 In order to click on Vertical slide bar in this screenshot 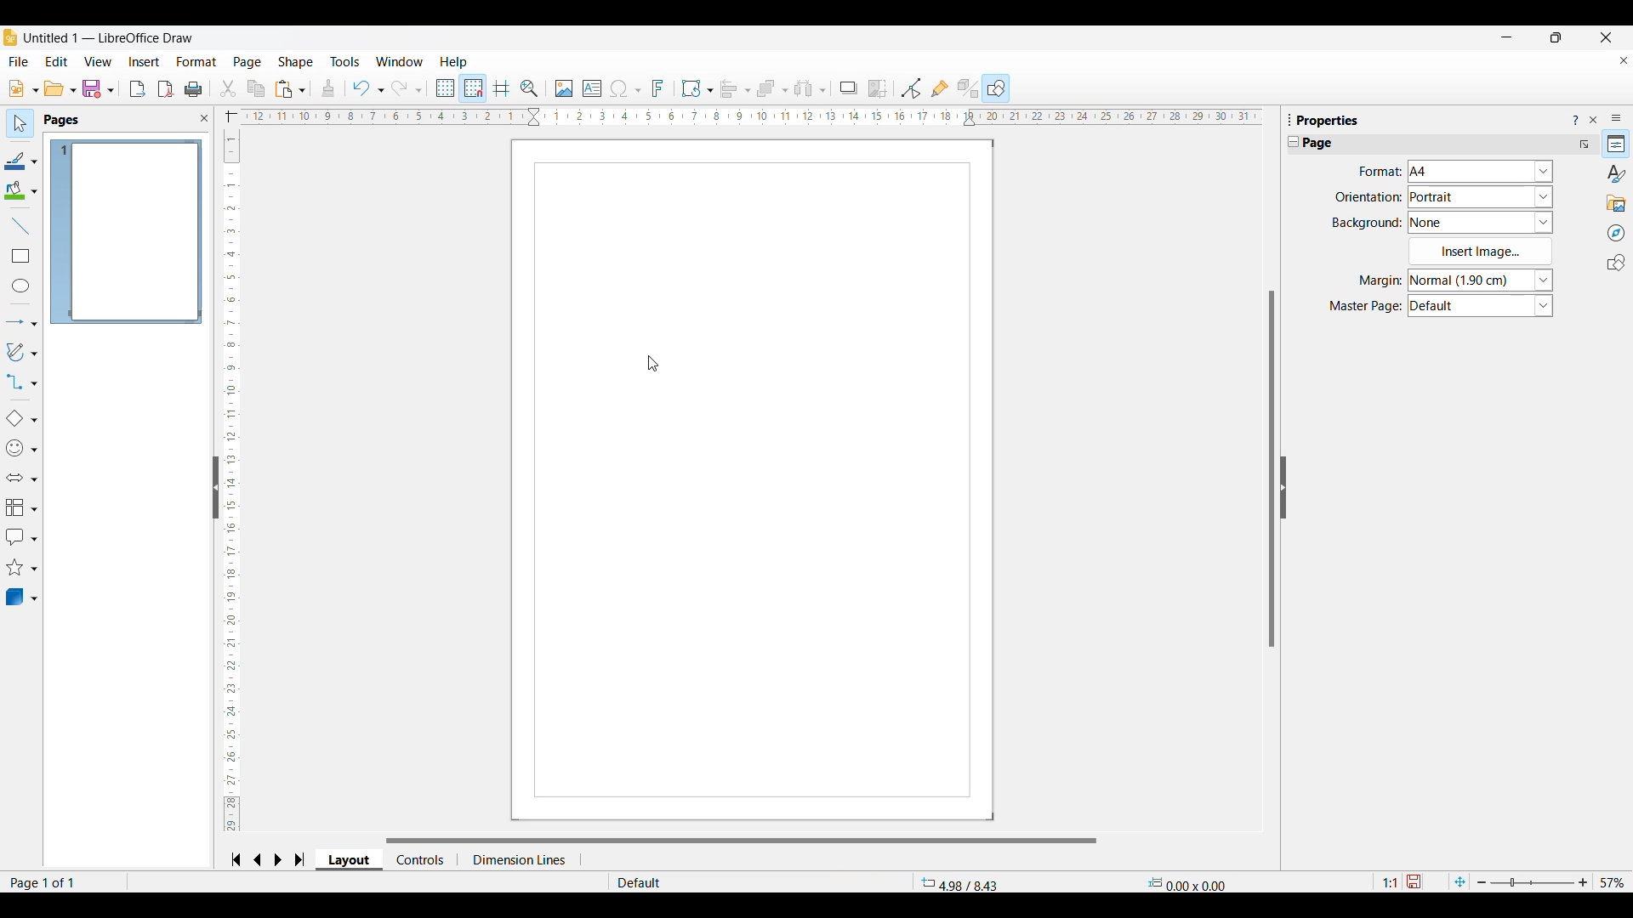, I will do `click(228, 482)`.